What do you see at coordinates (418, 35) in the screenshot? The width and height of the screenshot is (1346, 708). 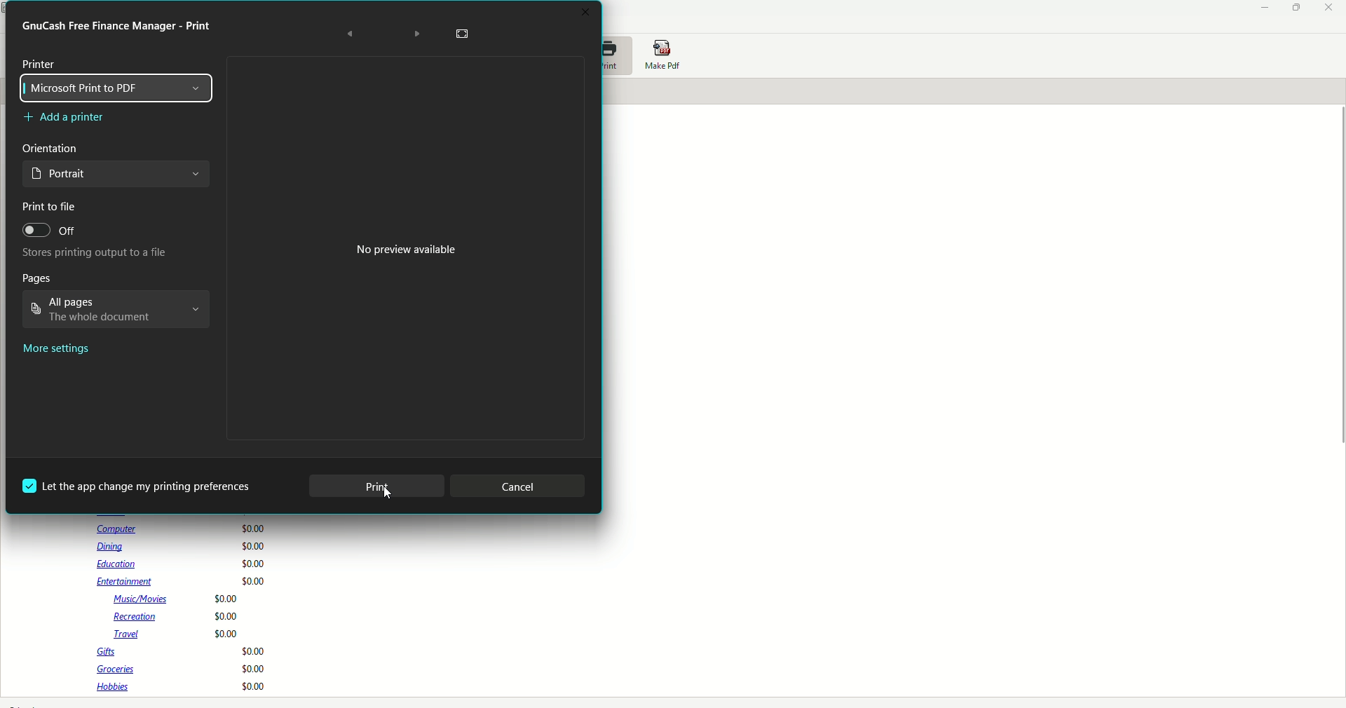 I see `Forward` at bounding box center [418, 35].